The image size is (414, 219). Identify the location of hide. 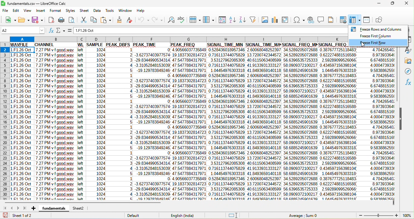
(401, 120).